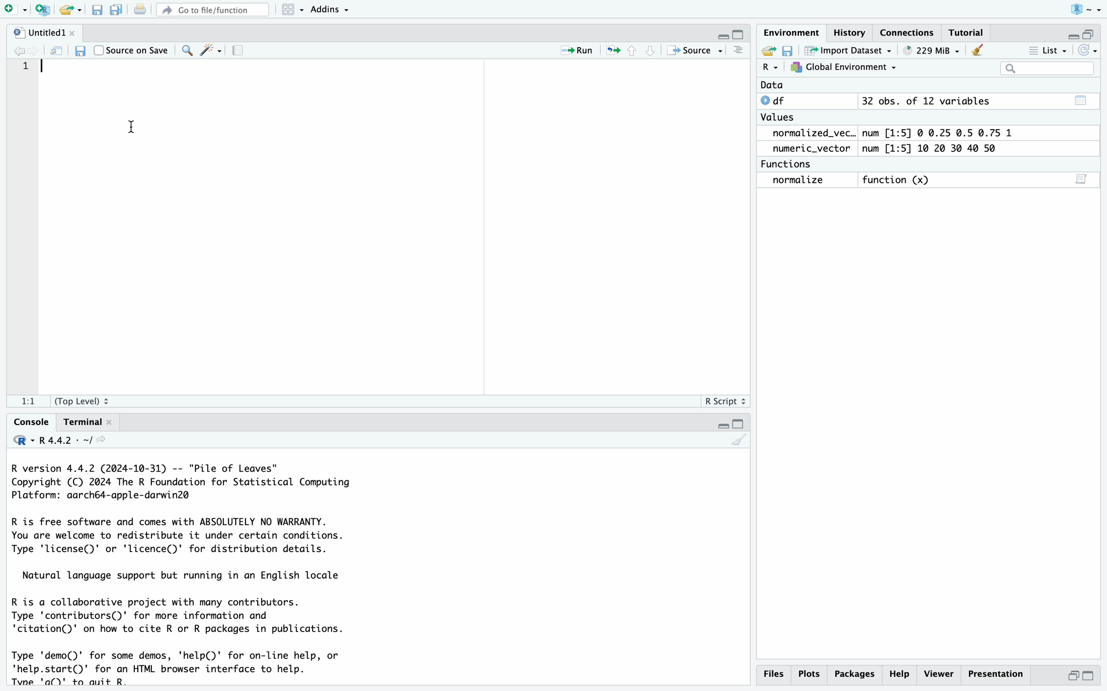 The height and width of the screenshot is (691, 1107). I want to click on find and replace, so click(186, 52).